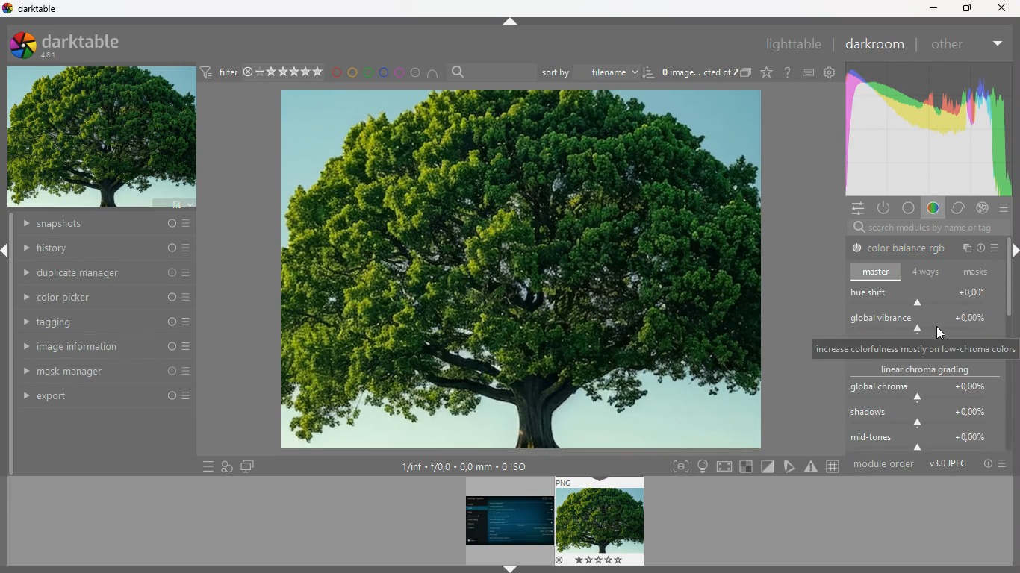  I want to click on more, so click(997, 247).